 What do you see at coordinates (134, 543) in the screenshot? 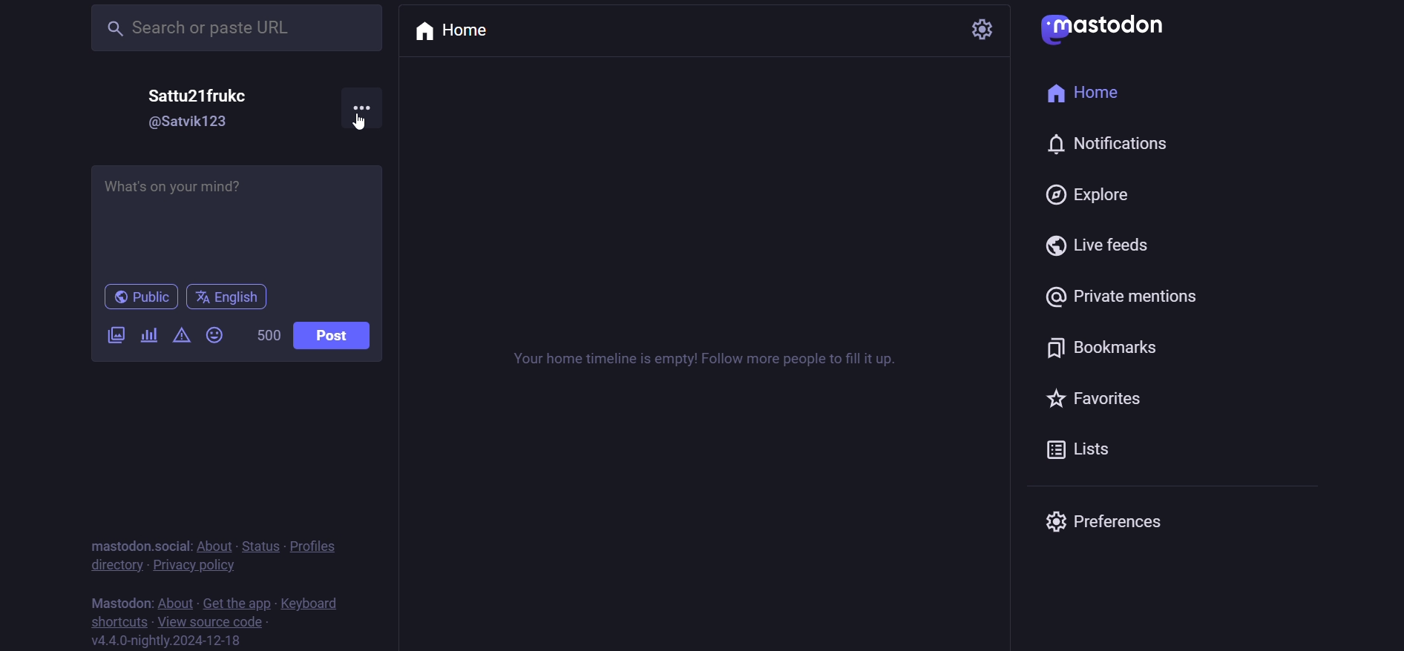
I see `mastodon social` at bounding box center [134, 543].